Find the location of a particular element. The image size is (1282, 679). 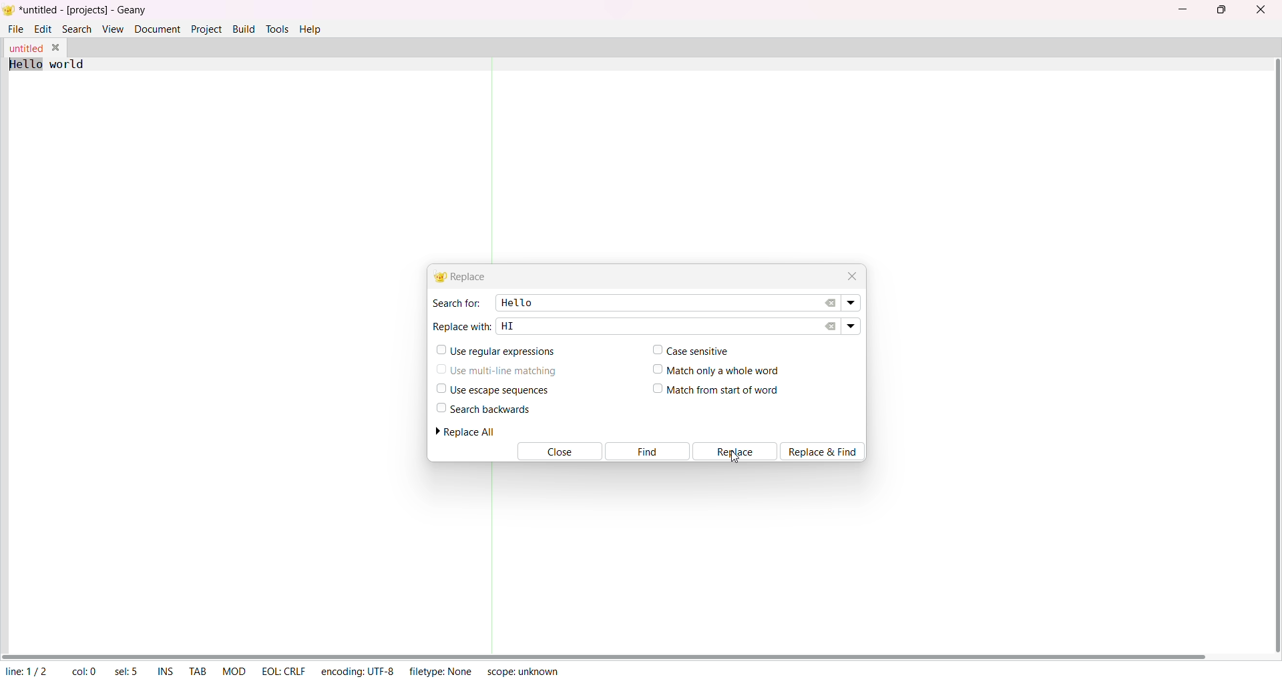

hello is located at coordinates (515, 301).